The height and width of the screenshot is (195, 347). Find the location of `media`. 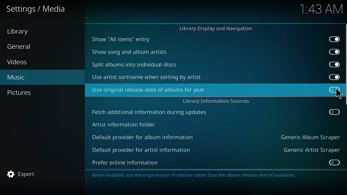

media is located at coordinates (36, 9).